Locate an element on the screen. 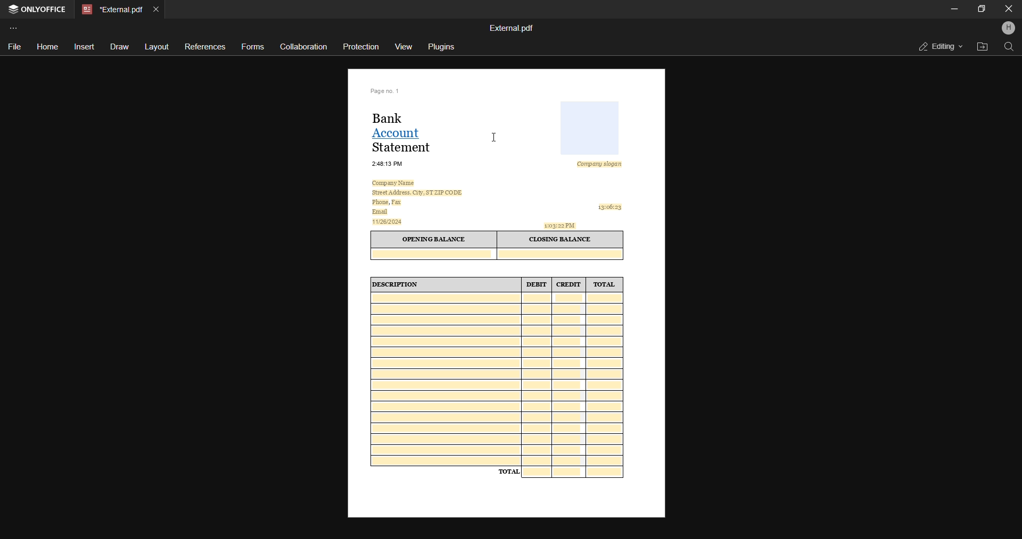 Image resolution: width=1022 pixels, height=539 pixels. External.pdf(file name) is located at coordinates (513, 28).